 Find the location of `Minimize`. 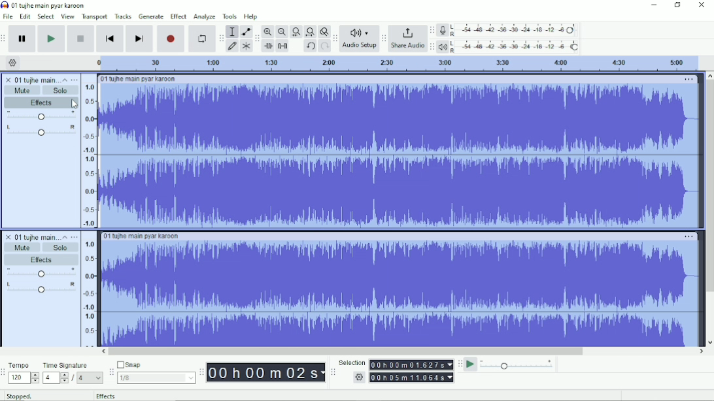

Minimize is located at coordinates (653, 5).